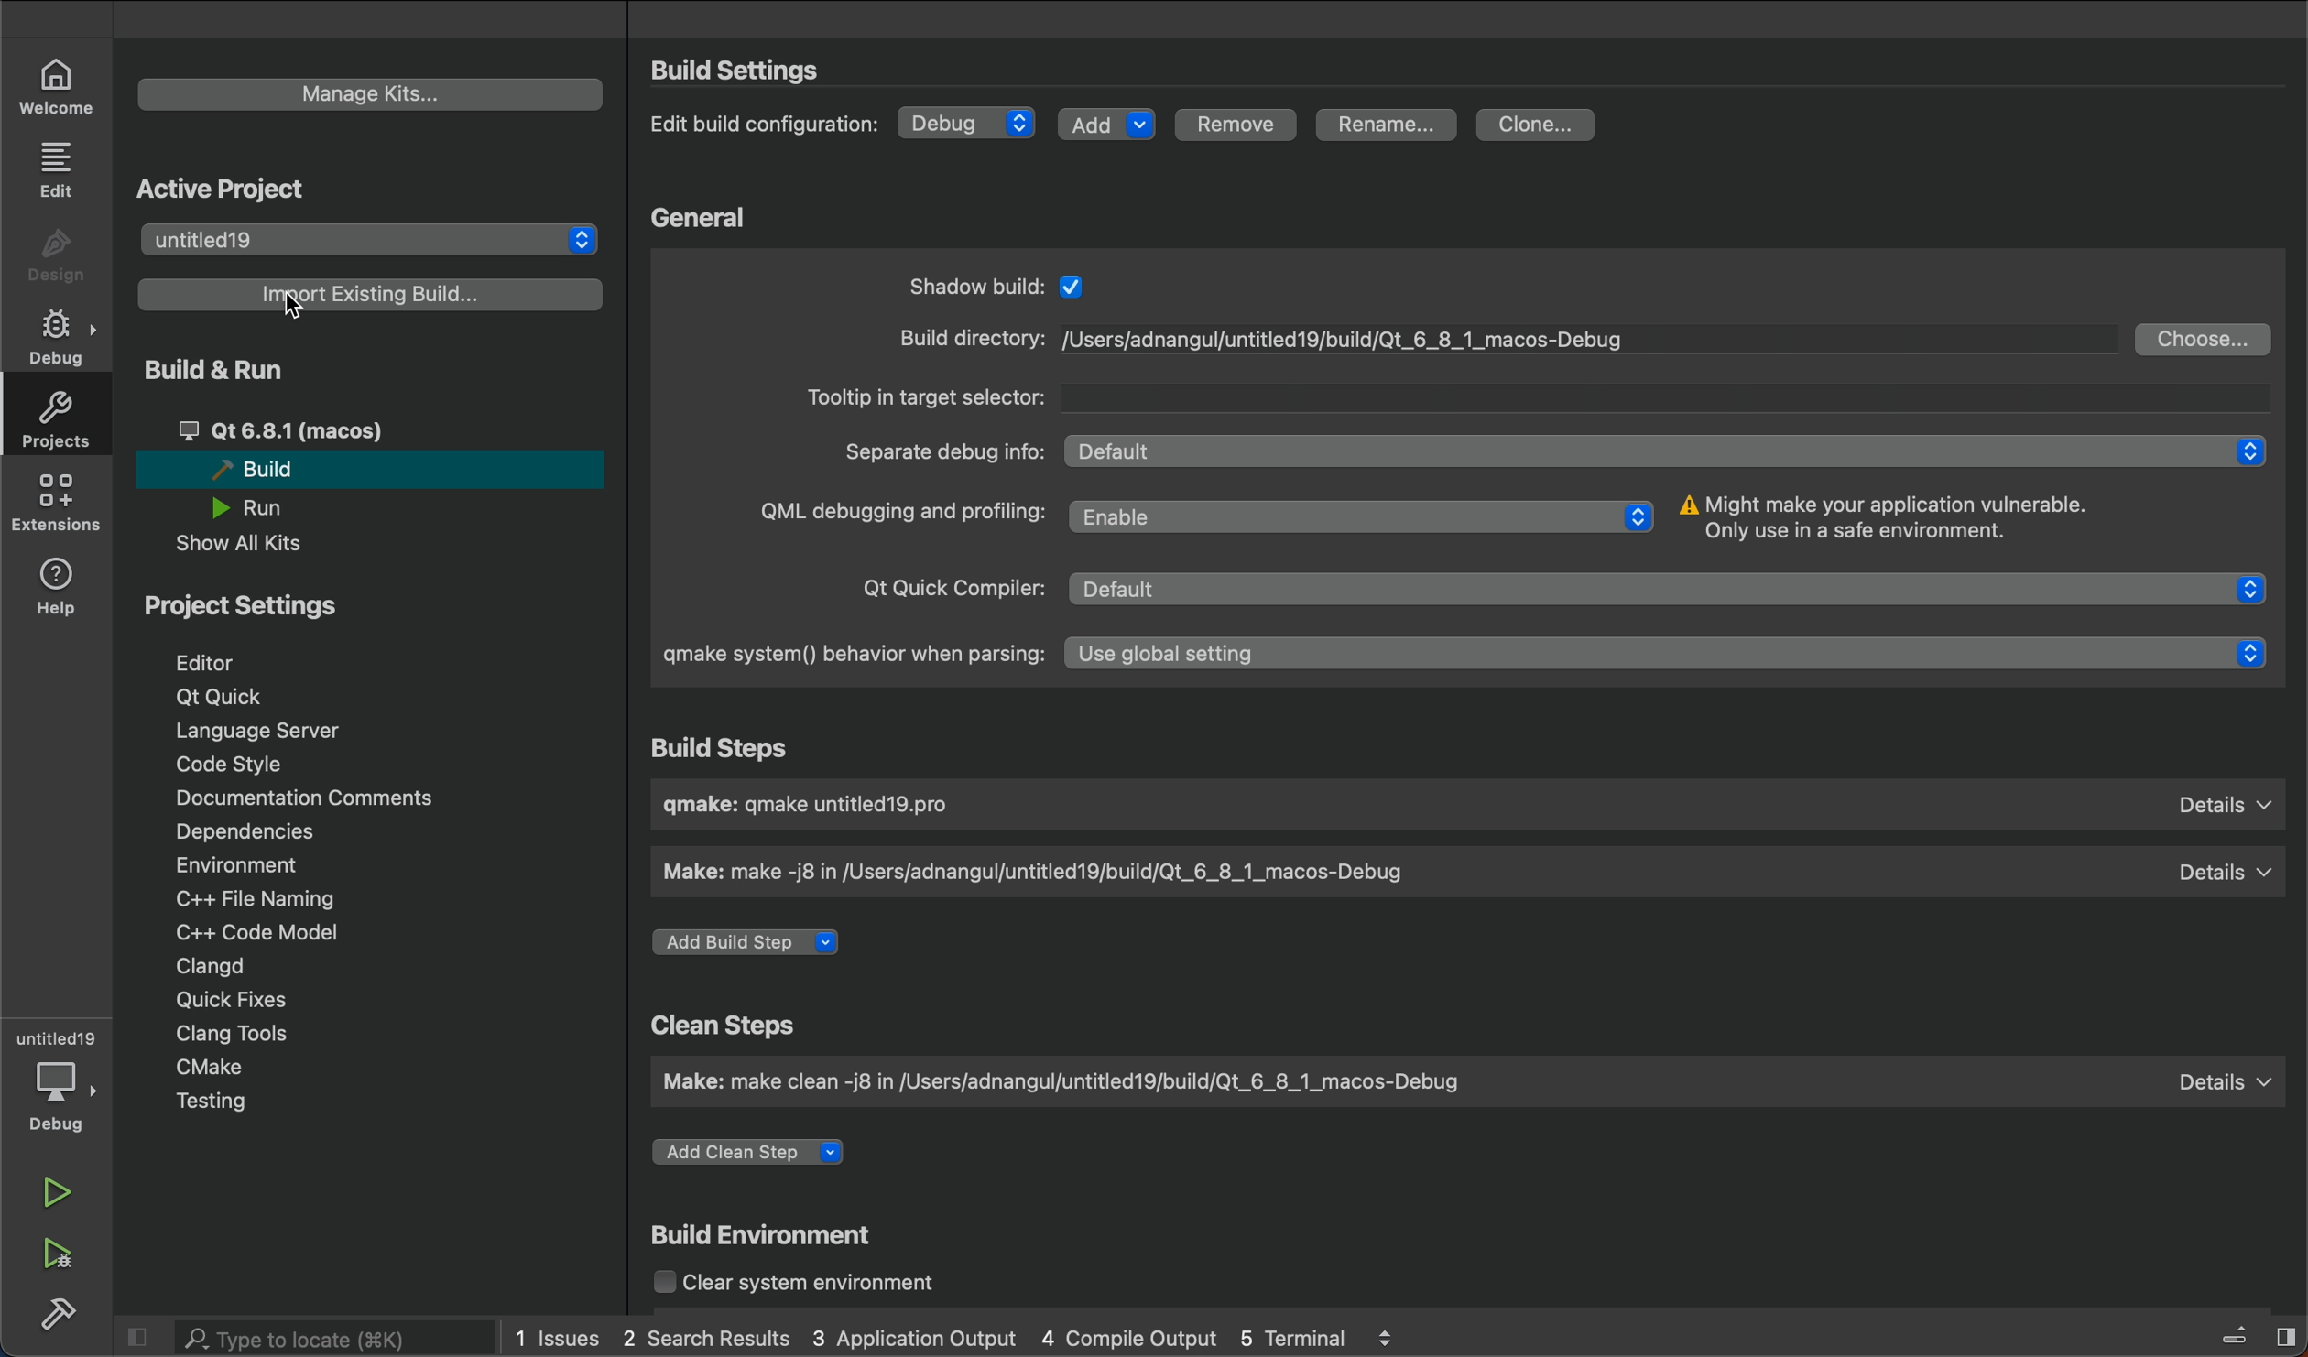 The height and width of the screenshot is (1357, 2308). Describe the element at coordinates (955, 1339) in the screenshot. I see `logs` at that location.